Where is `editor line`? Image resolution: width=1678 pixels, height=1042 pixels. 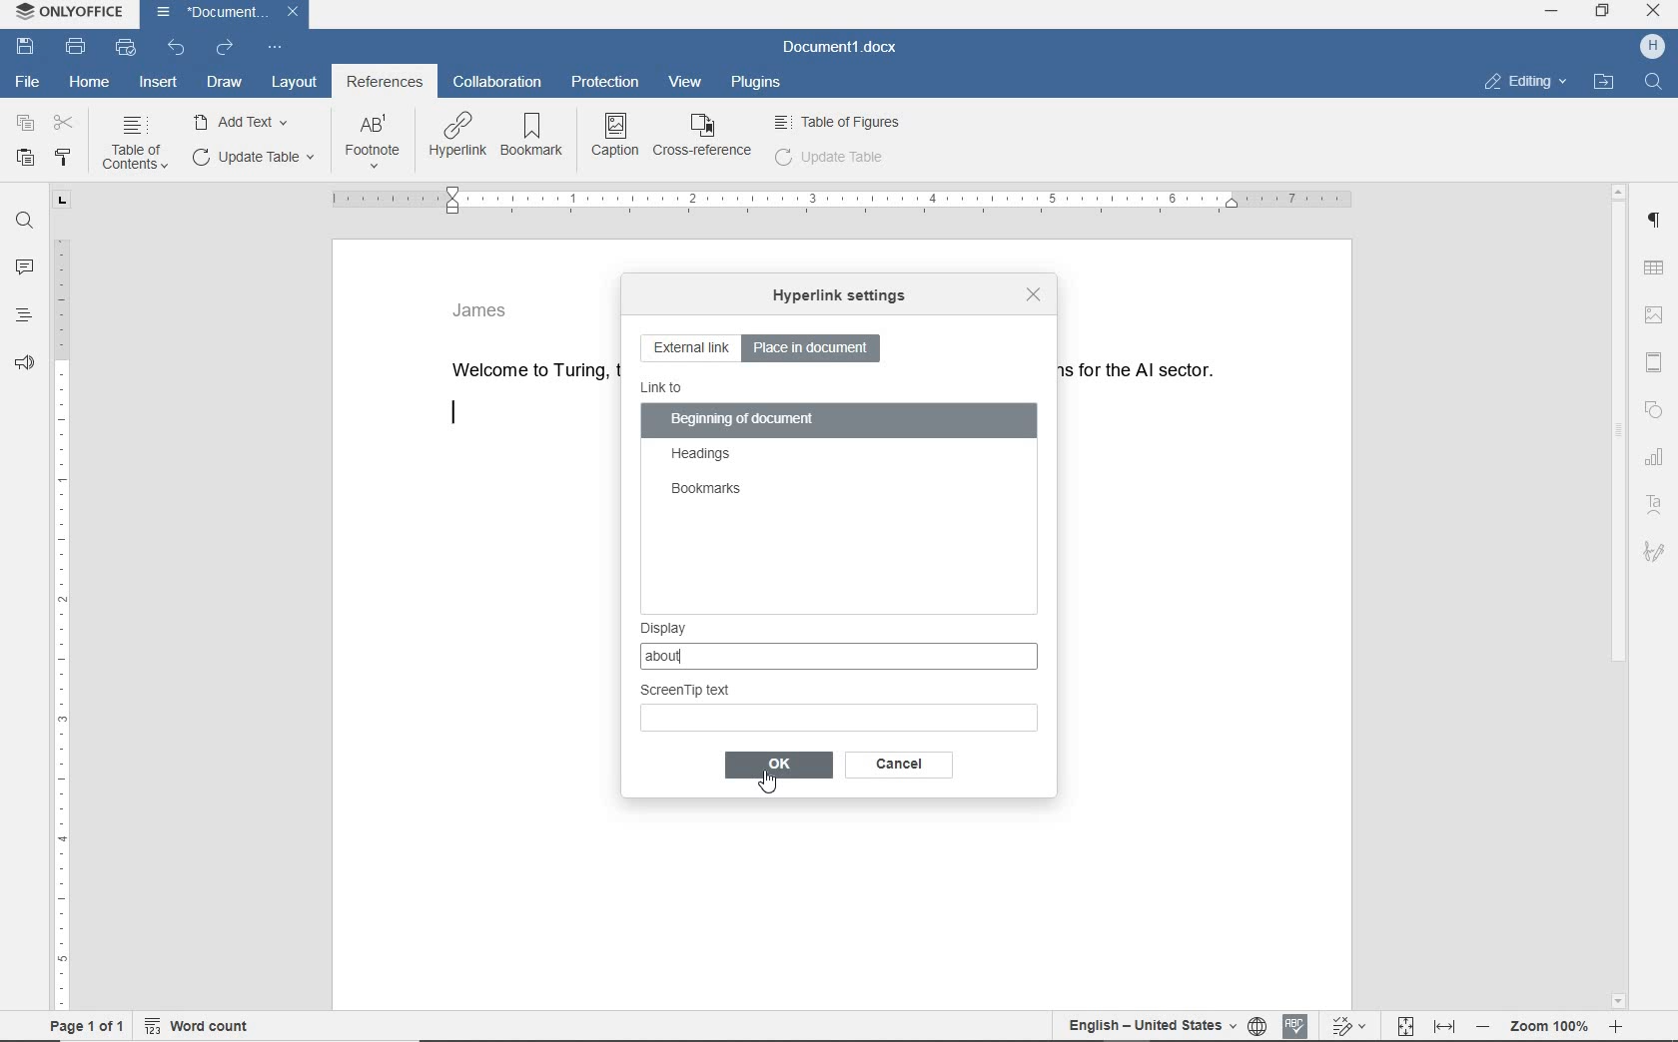 editor line is located at coordinates (453, 414).